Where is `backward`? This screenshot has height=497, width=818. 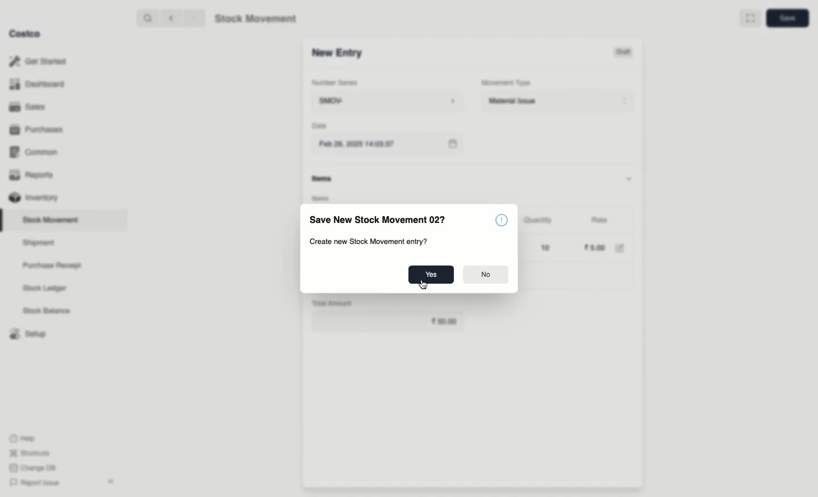
backward is located at coordinates (173, 19).